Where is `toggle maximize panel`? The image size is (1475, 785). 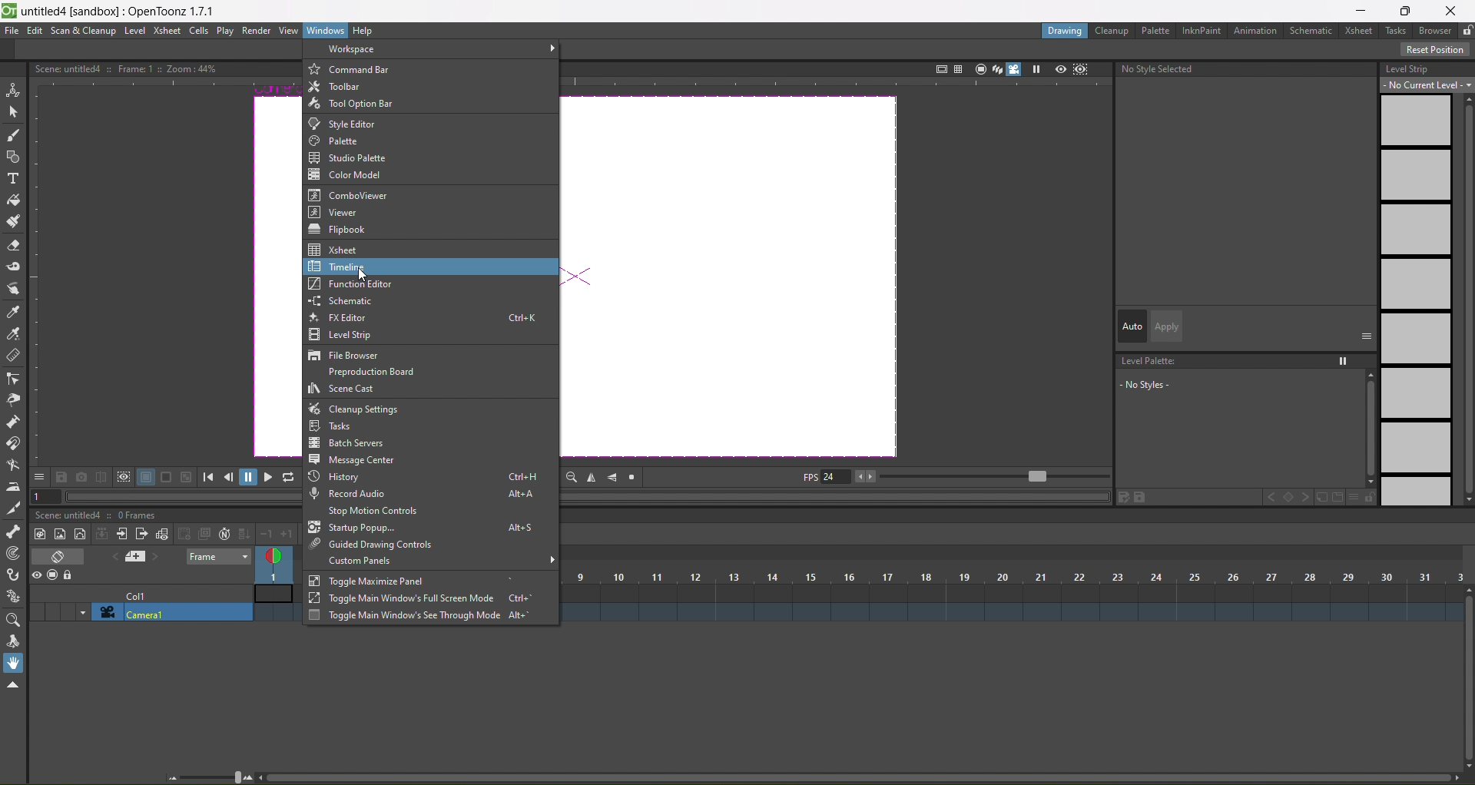 toggle maximize panel is located at coordinates (369, 582).